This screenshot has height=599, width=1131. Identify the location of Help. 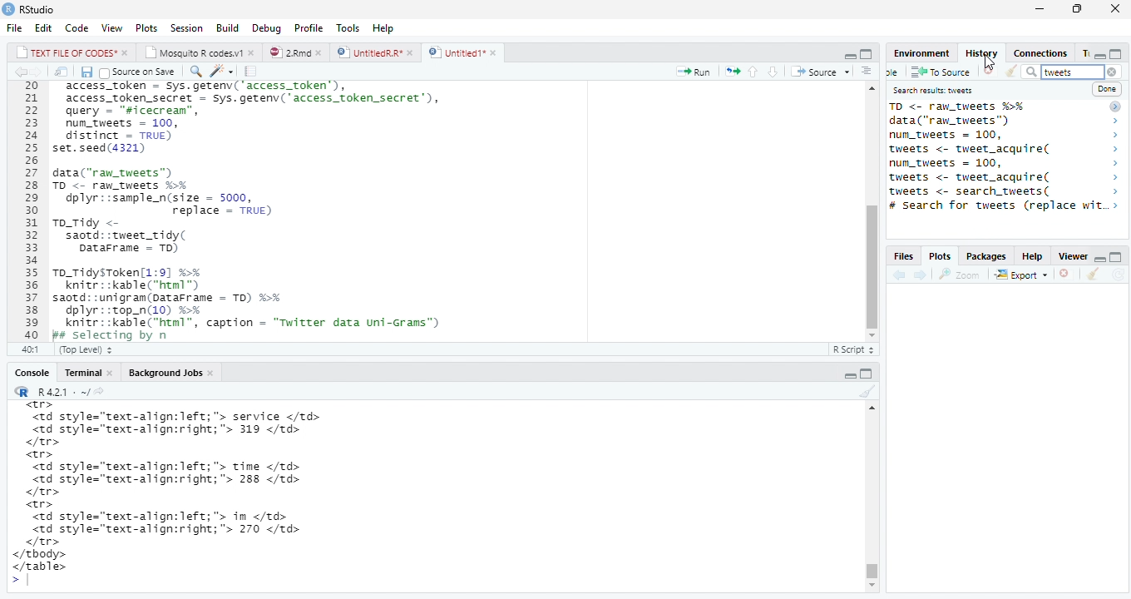
(384, 27).